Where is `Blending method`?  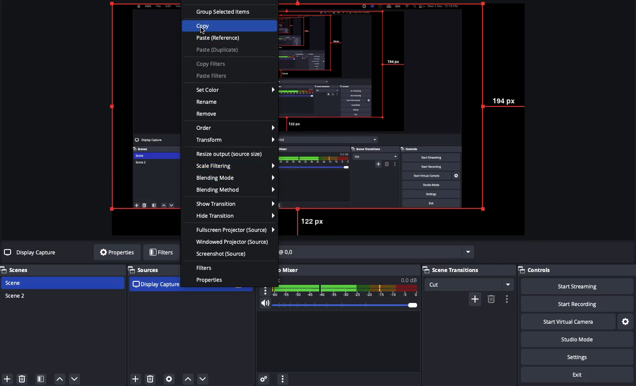 Blending method is located at coordinates (236, 189).